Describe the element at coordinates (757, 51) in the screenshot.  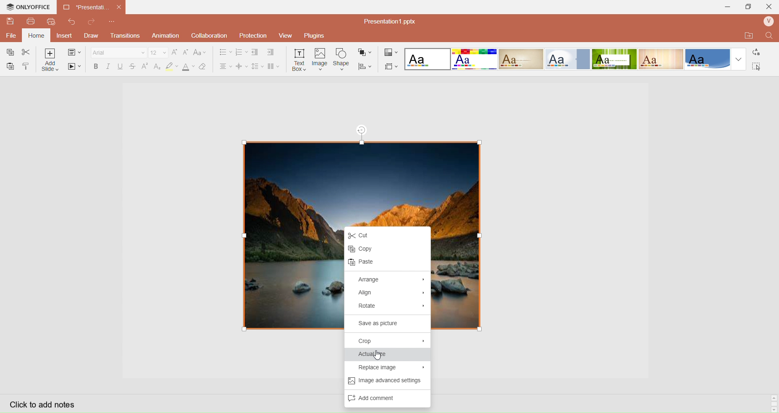
I see `Replace` at that location.